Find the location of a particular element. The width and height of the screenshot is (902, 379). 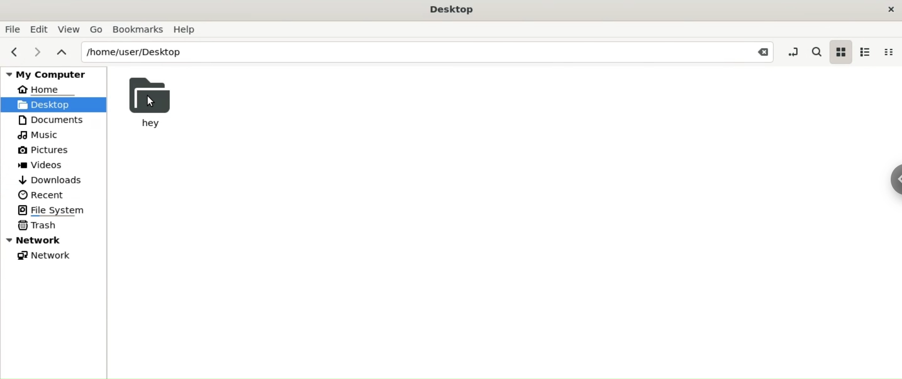

Documents is located at coordinates (48, 121).